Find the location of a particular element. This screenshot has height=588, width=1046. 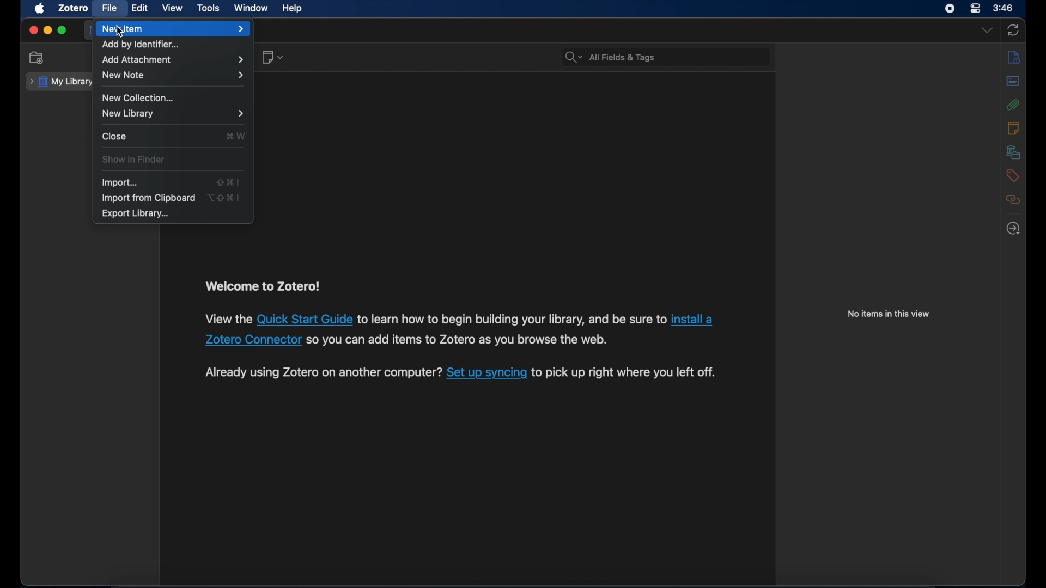

search bar is located at coordinates (611, 57).